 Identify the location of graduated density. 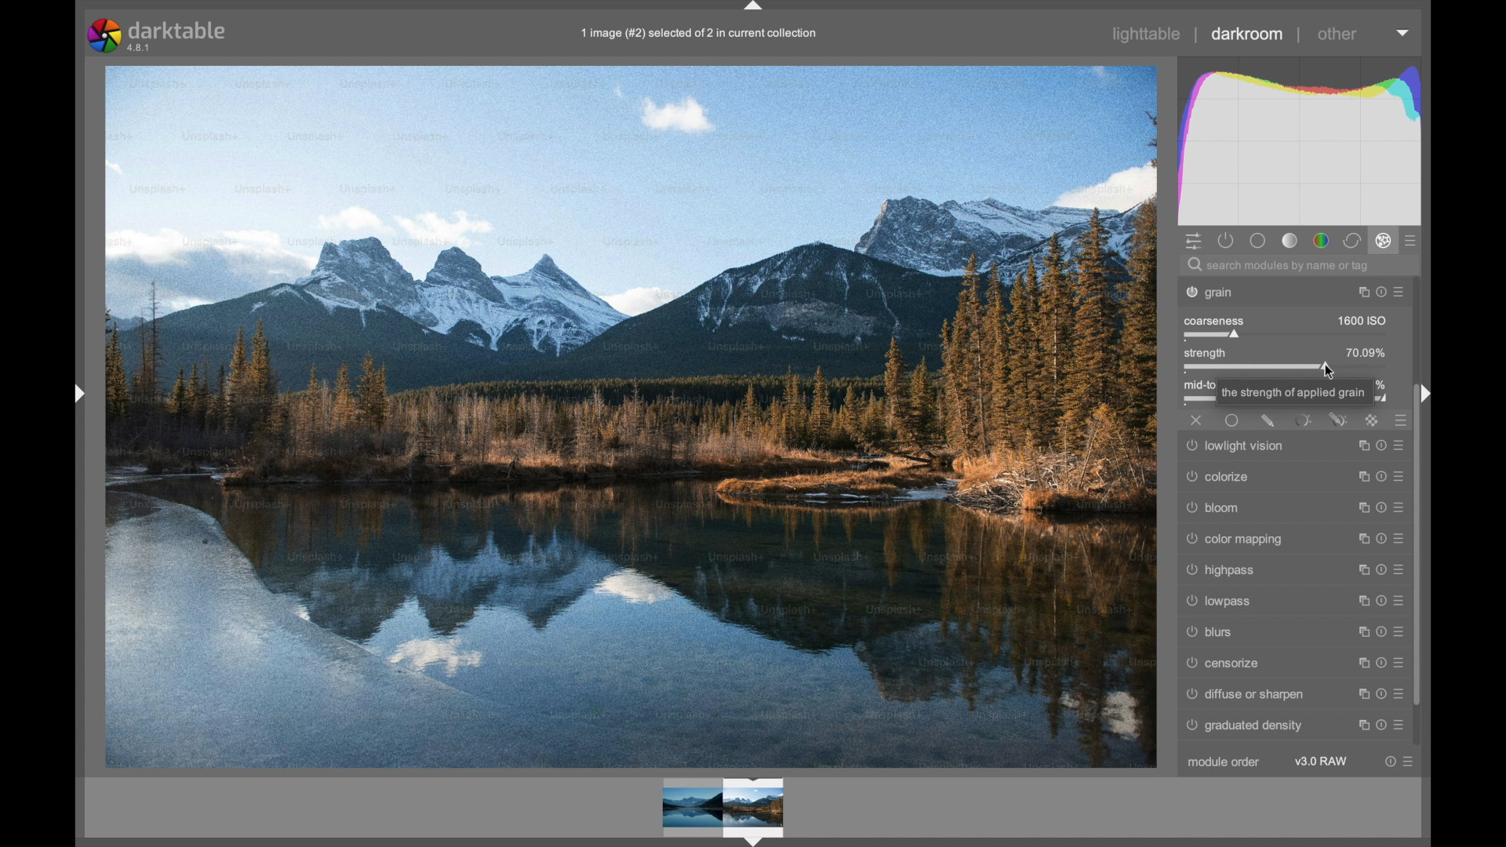
(1246, 726).